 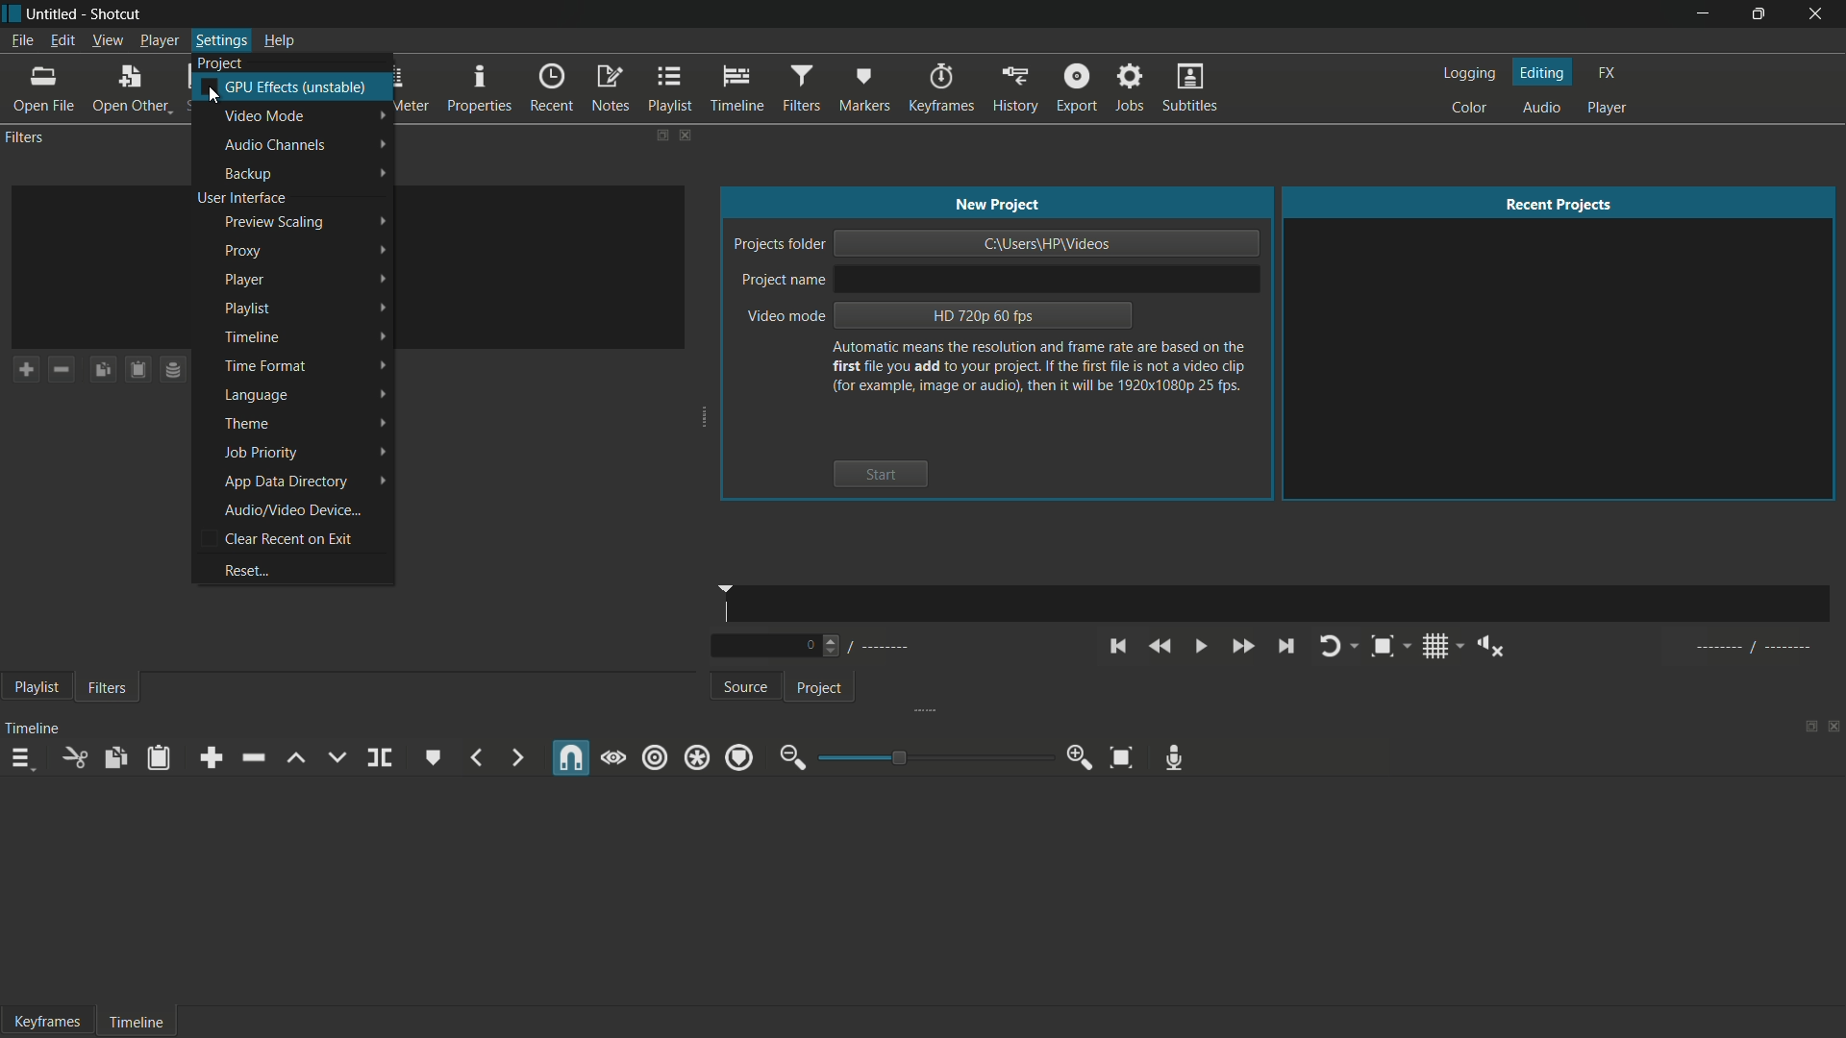 What do you see at coordinates (1608, 108) in the screenshot?
I see `player` at bounding box center [1608, 108].